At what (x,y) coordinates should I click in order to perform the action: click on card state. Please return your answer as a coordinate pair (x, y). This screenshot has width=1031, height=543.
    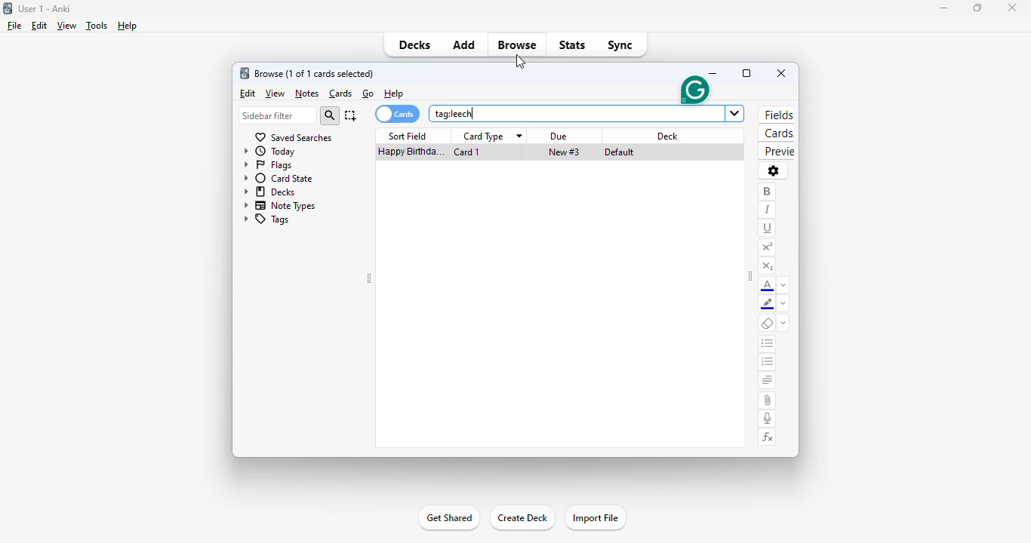
    Looking at the image, I should click on (277, 178).